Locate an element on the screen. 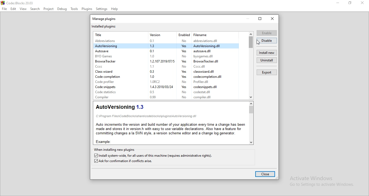 This screenshot has width=369, height=196. scroll up is located at coordinates (251, 103).